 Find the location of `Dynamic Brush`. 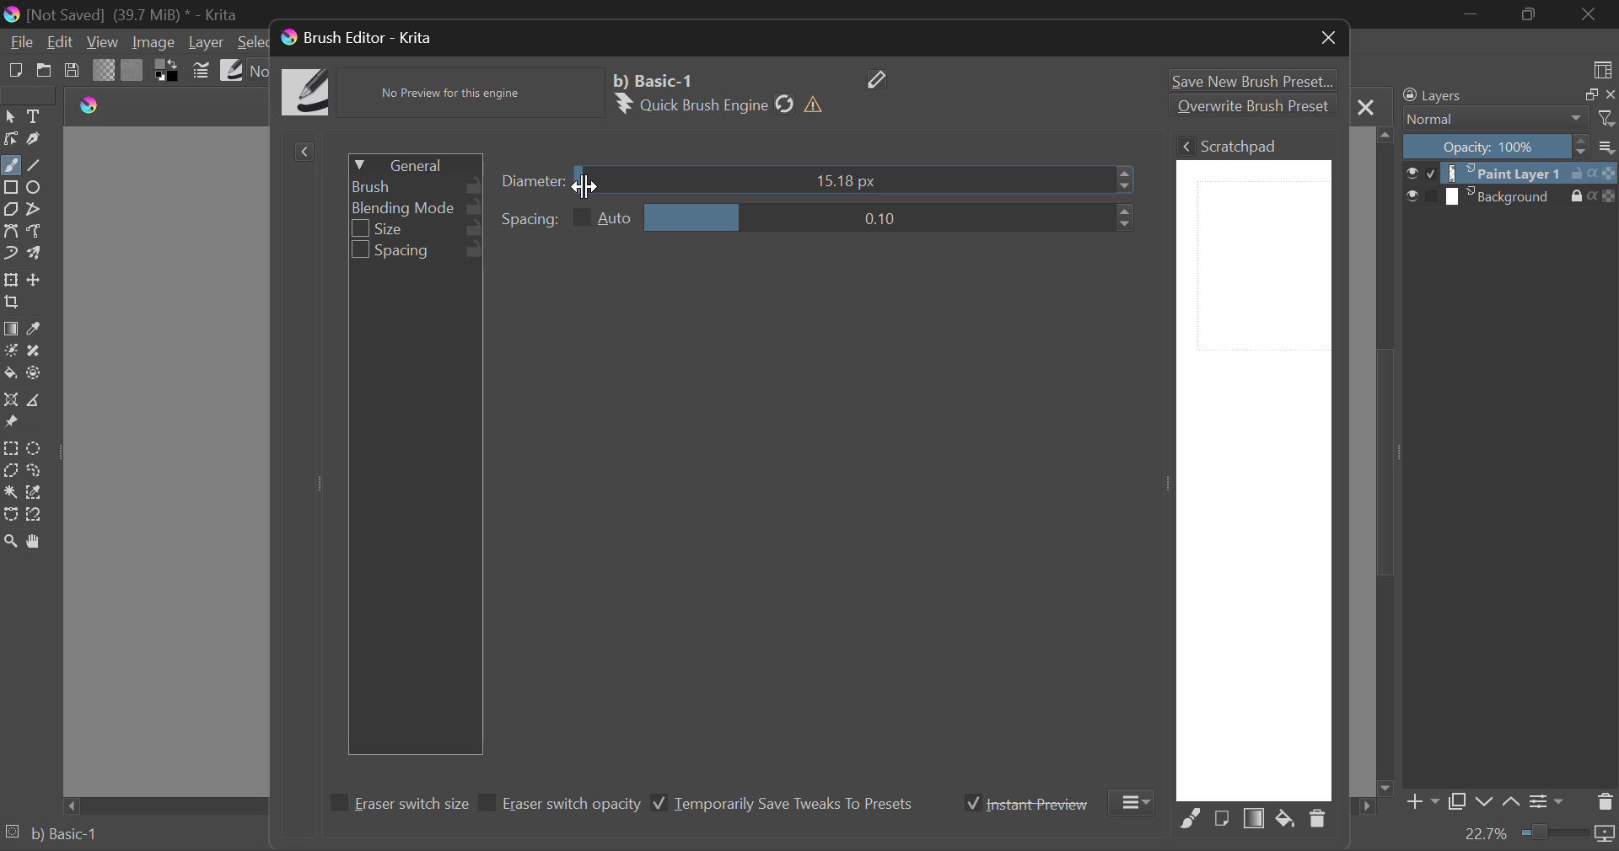

Dynamic Brush is located at coordinates (10, 254).